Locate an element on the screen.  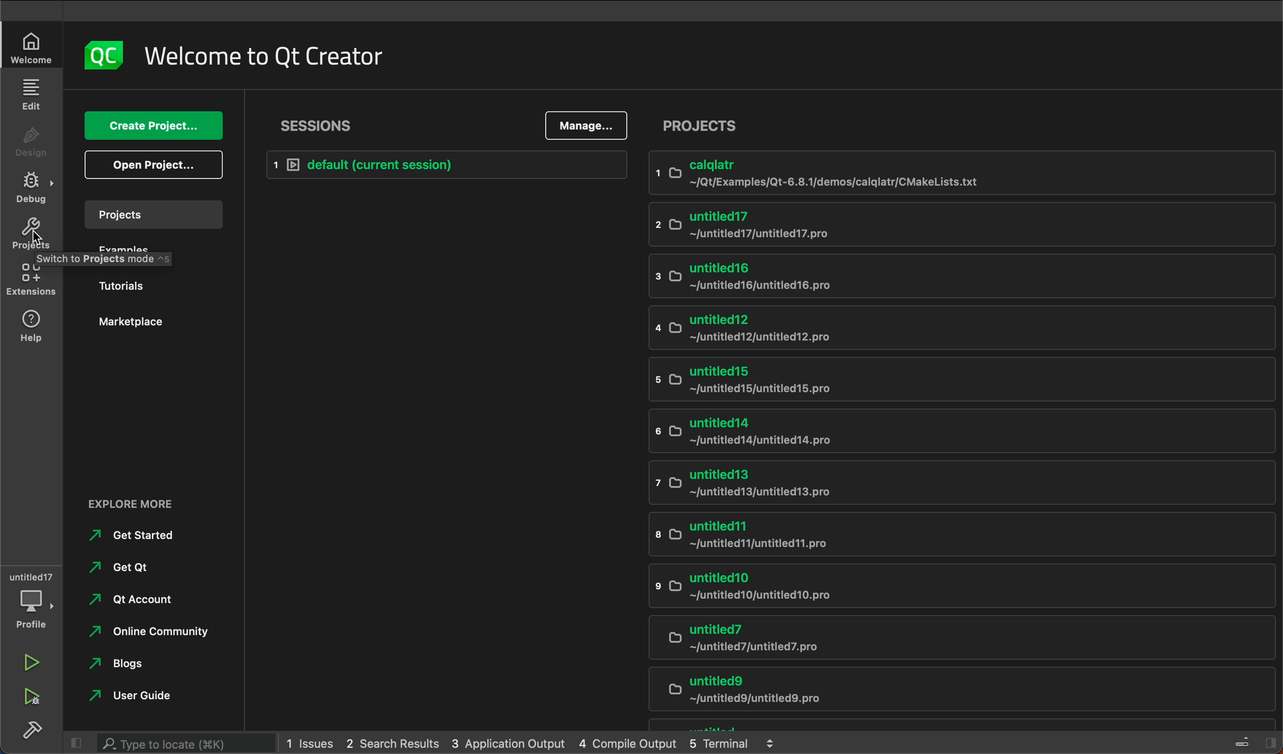
name is located at coordinates (263, 53).